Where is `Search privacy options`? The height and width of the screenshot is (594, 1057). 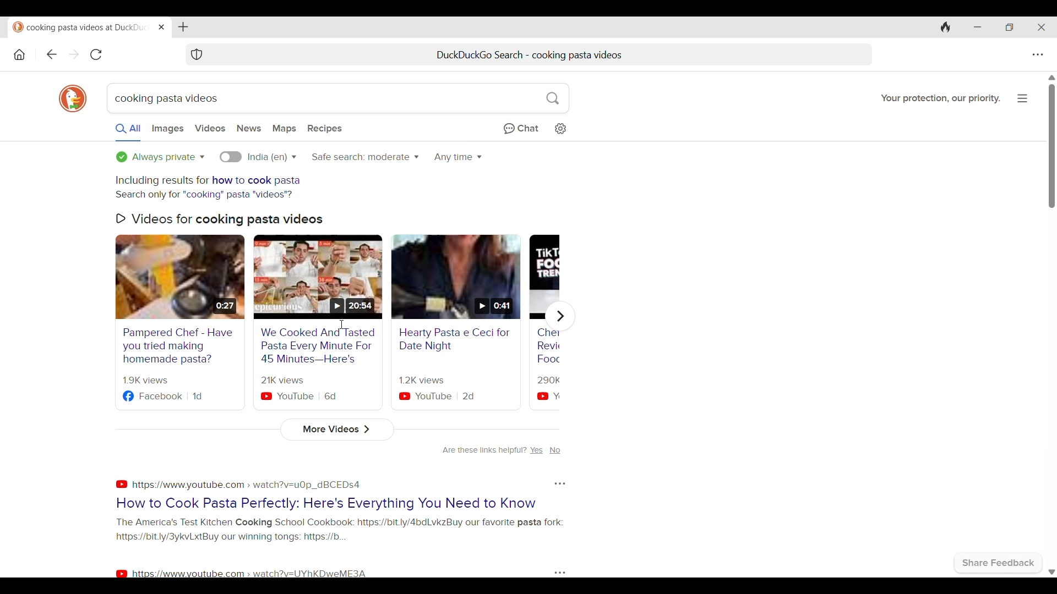
Search privacy options is located at coordinates (160, 156).